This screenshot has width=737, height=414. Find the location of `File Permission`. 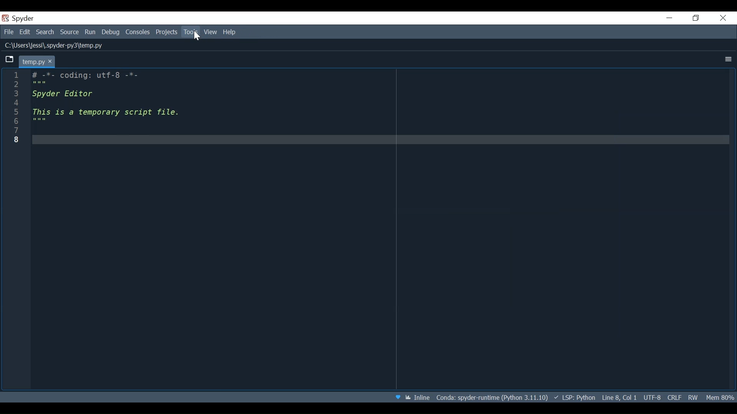

File Permission is located at coordinates (693, 398).